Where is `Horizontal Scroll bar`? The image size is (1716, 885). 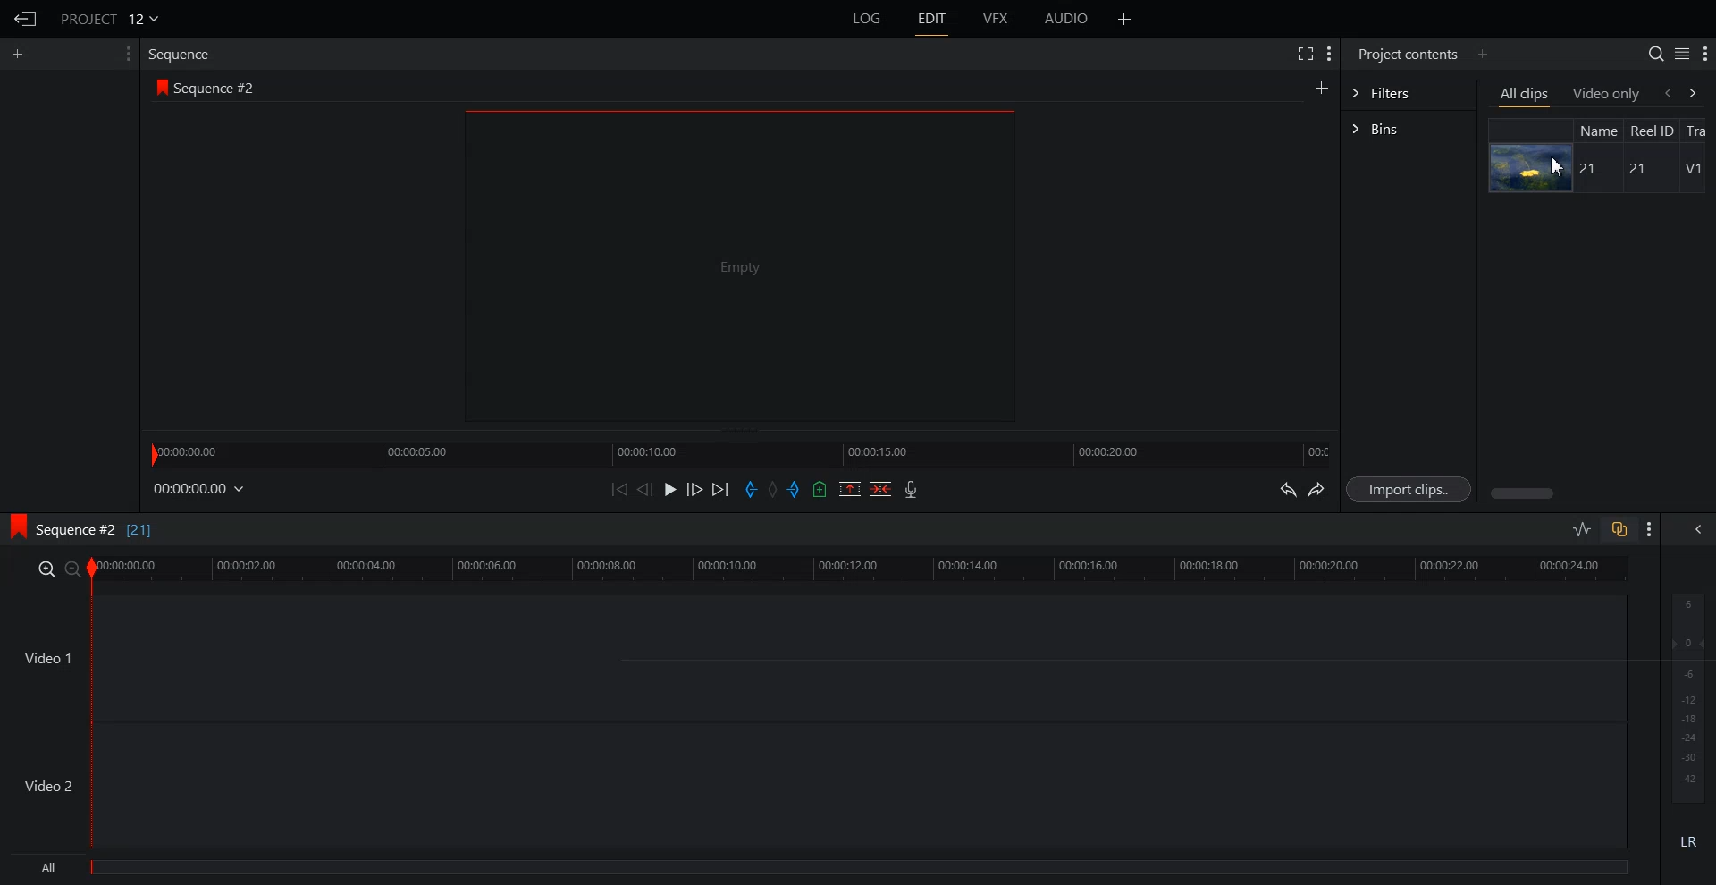 Horizontal Scroll bar is located at coordinates (1599, 493).